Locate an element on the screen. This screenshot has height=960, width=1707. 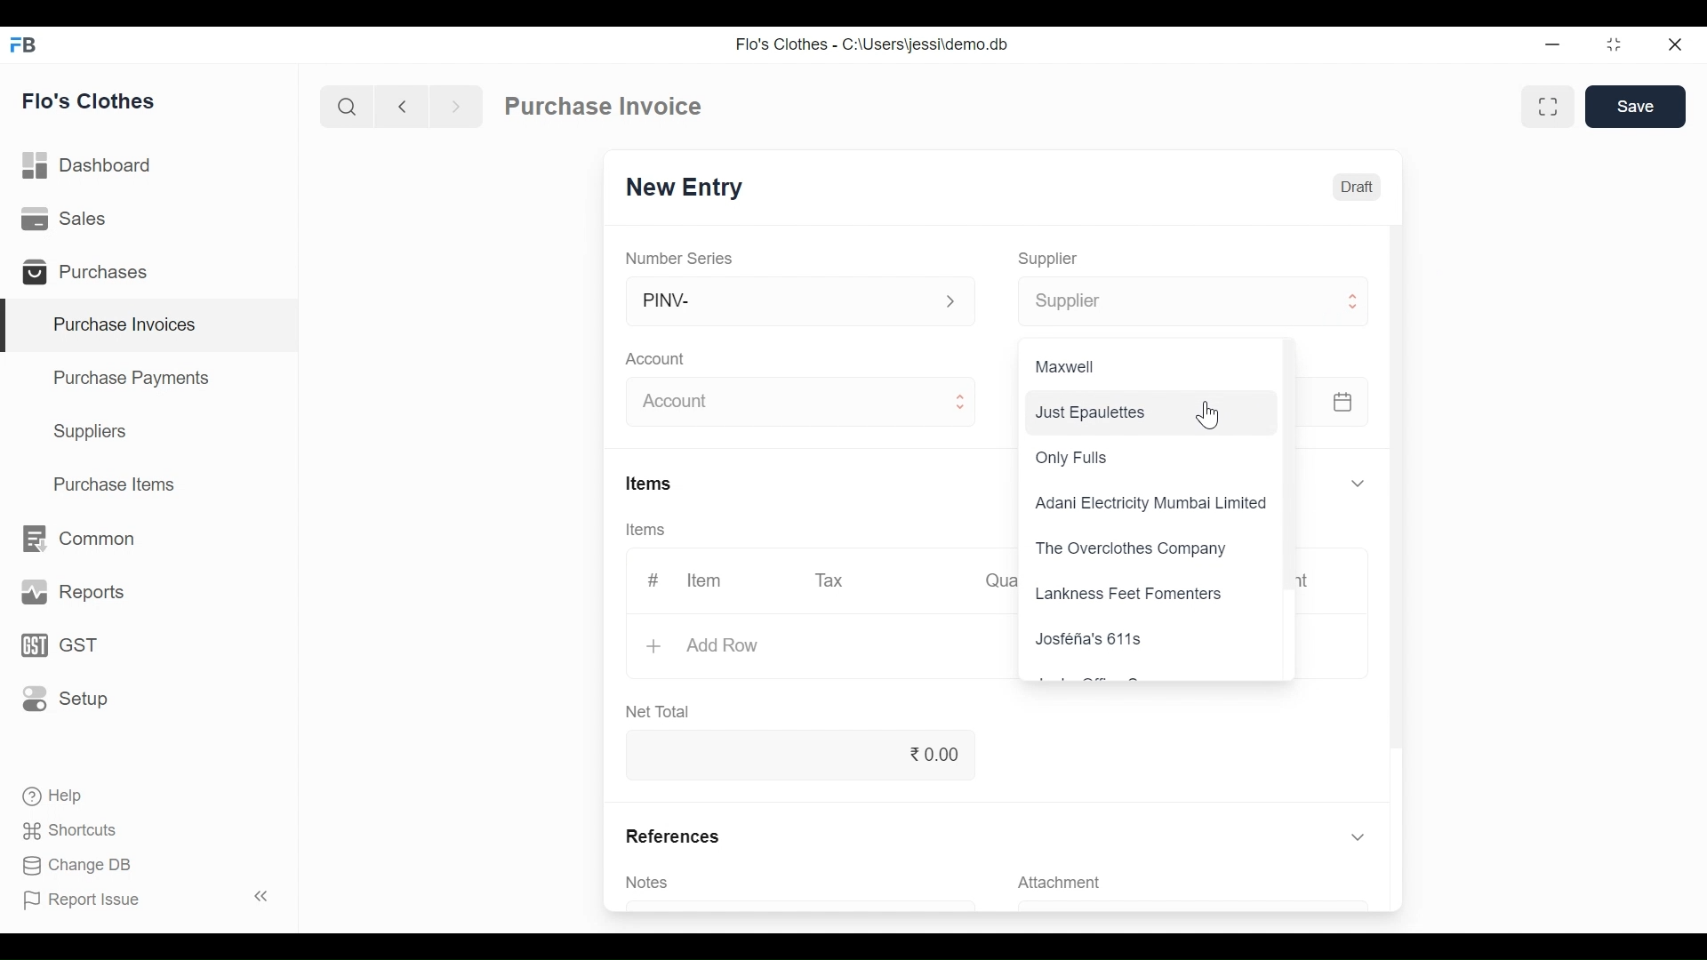
Toggle between form and full width is located at coordinates (1544, 108).